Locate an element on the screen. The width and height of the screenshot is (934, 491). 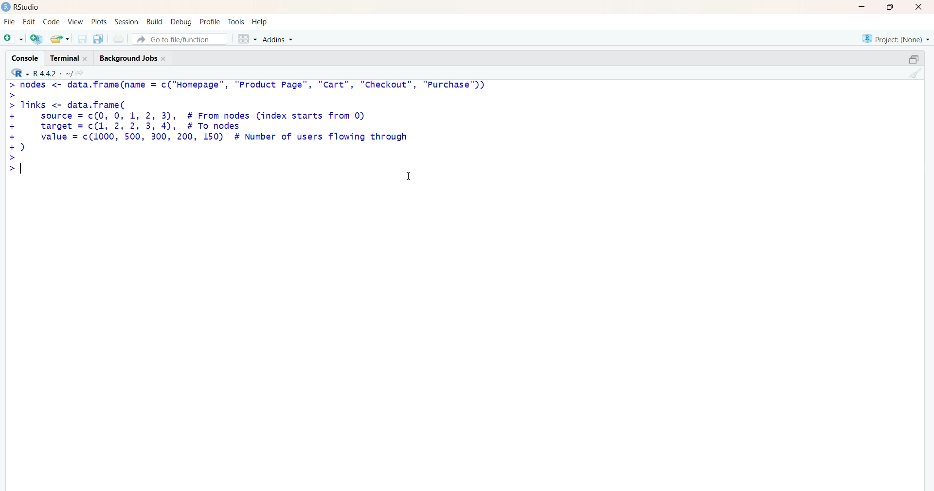
edit is located at coordinates (28, 22).